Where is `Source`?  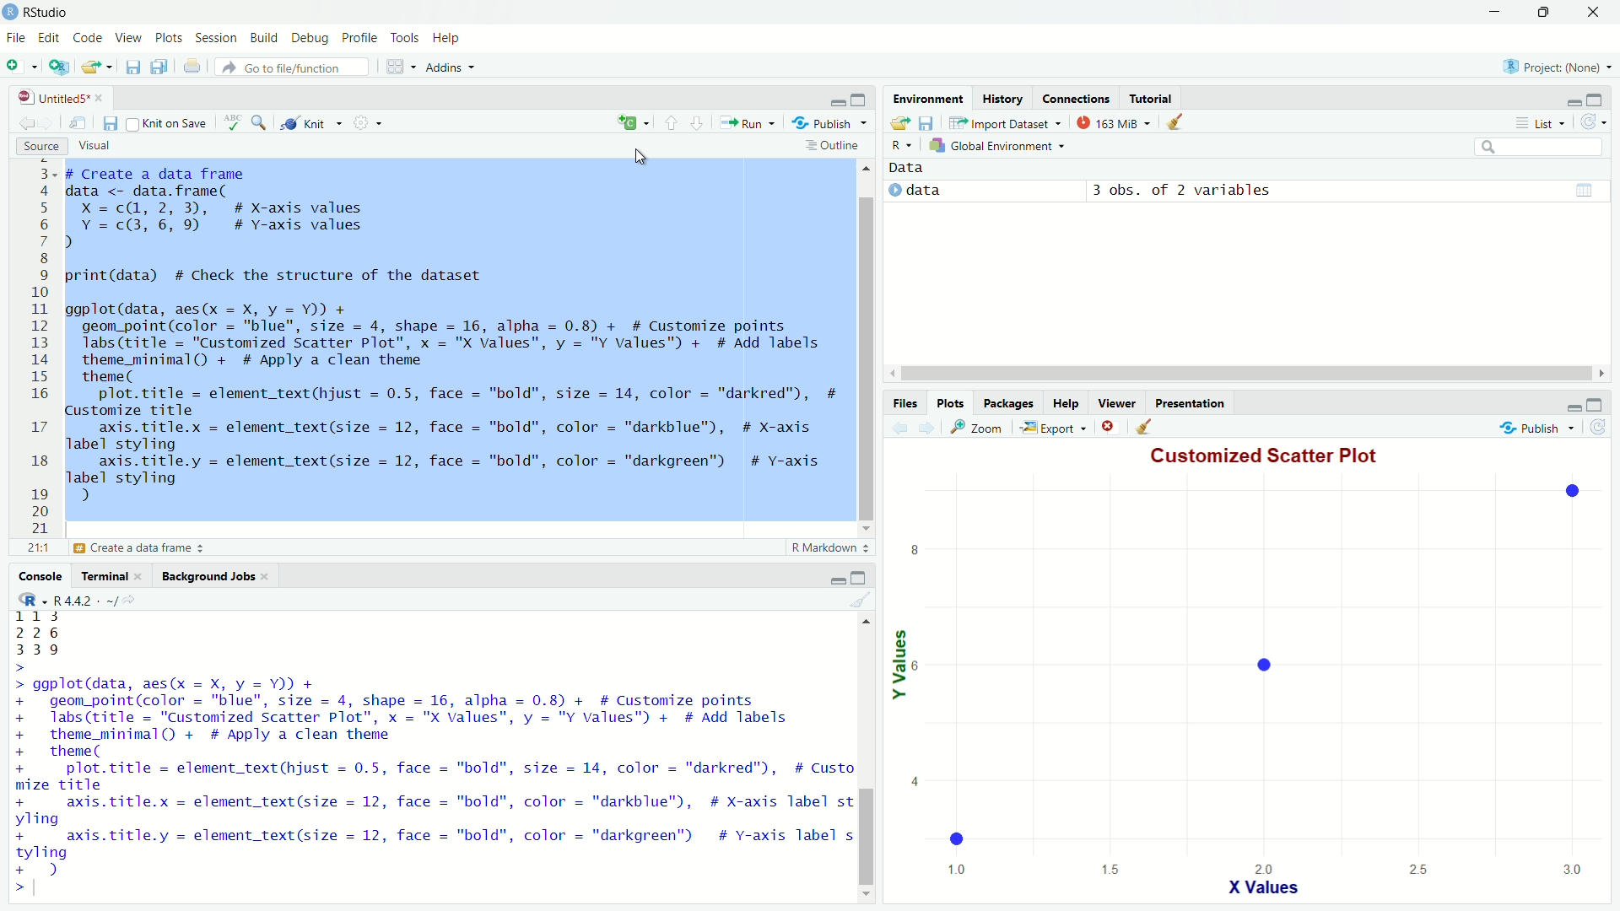
Source is located at coordinates (37, 147).